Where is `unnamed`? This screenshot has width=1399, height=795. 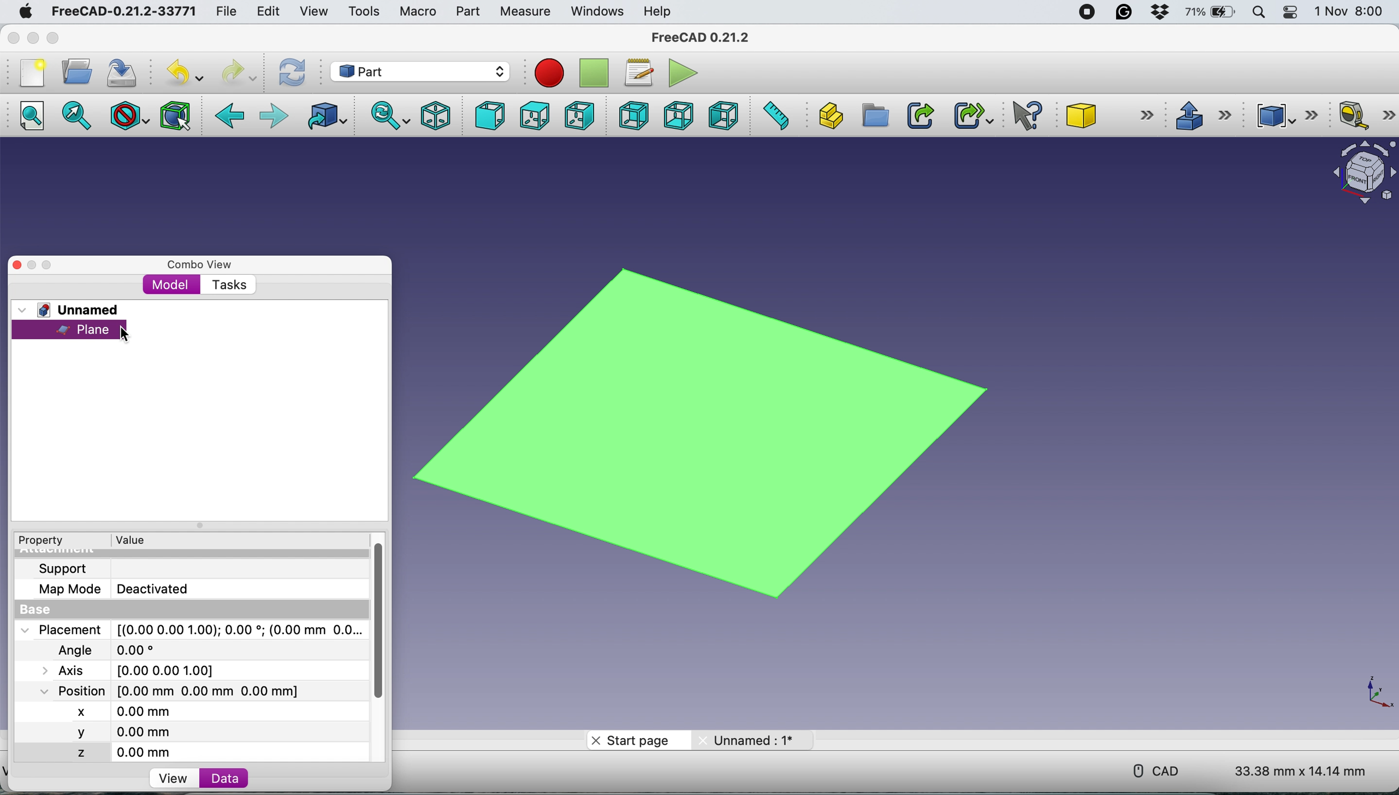
unnamed is located at coordinates (72, 310).